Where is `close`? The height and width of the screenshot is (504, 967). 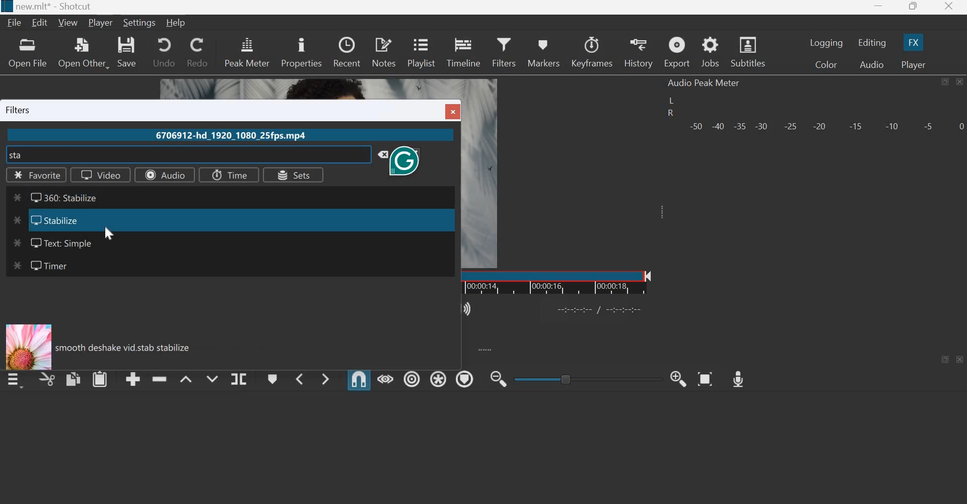
close is located at coordinates (452, 111).